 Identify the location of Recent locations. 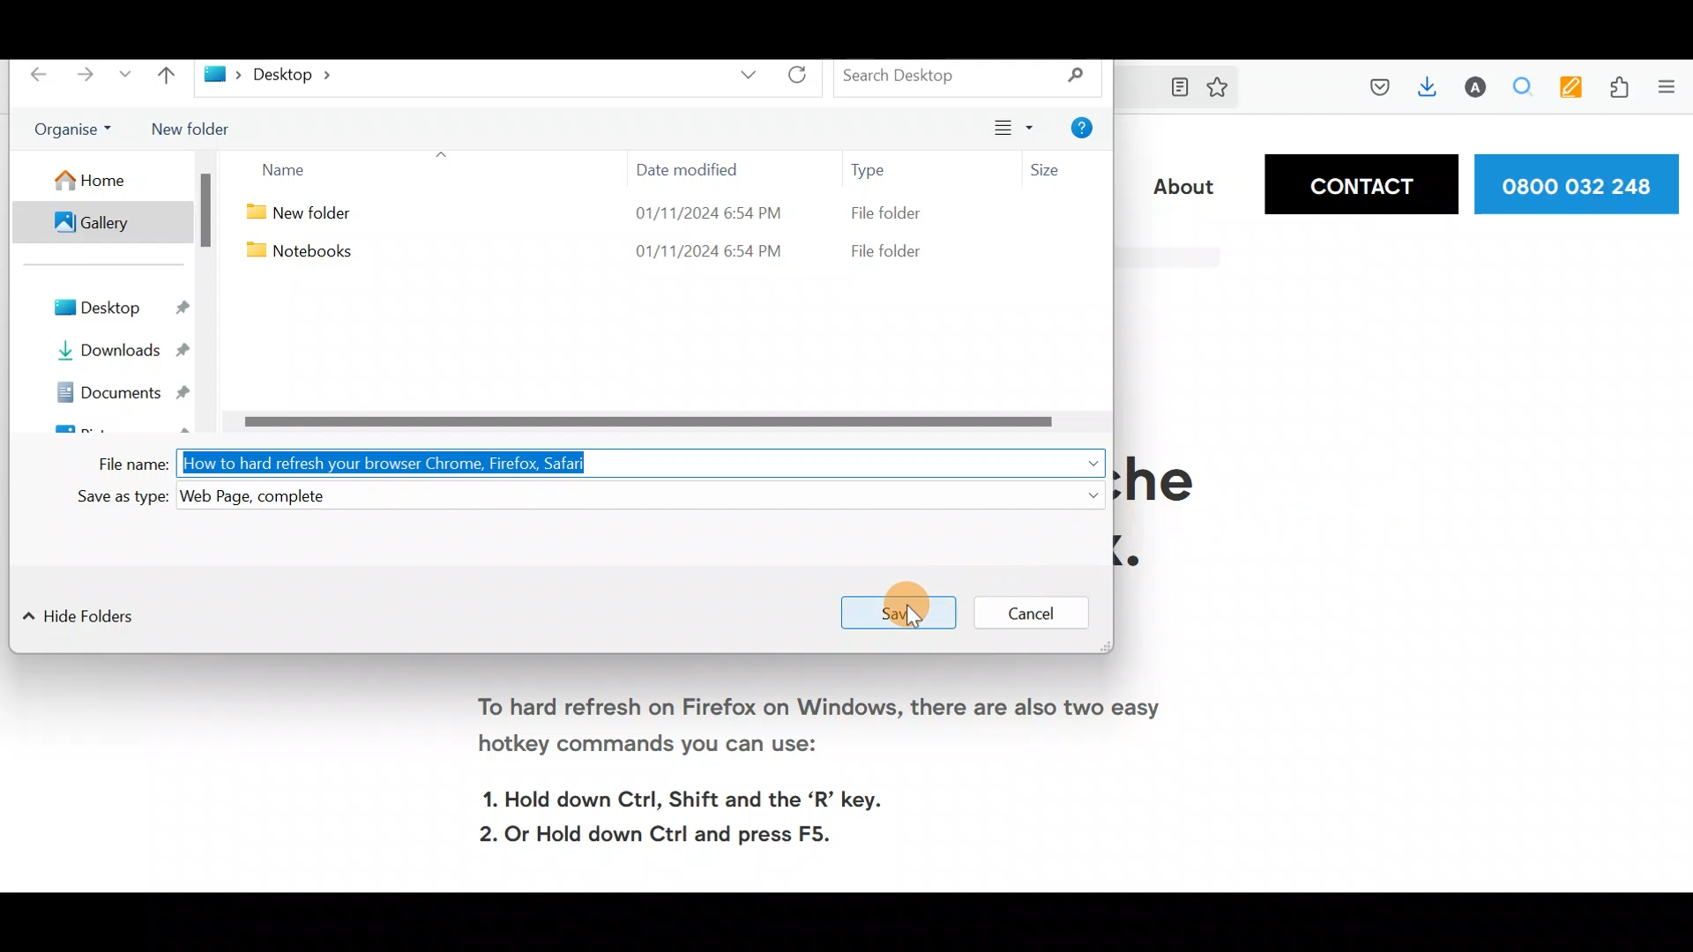
(129, 78).